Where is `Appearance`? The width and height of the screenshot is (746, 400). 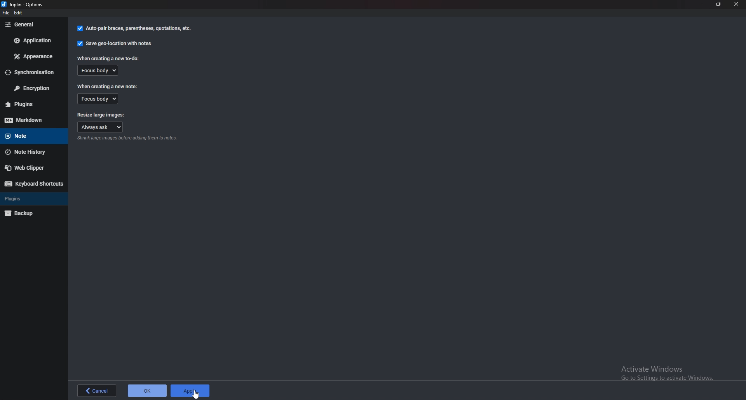
Appearance is located at coordinates (35, 56).